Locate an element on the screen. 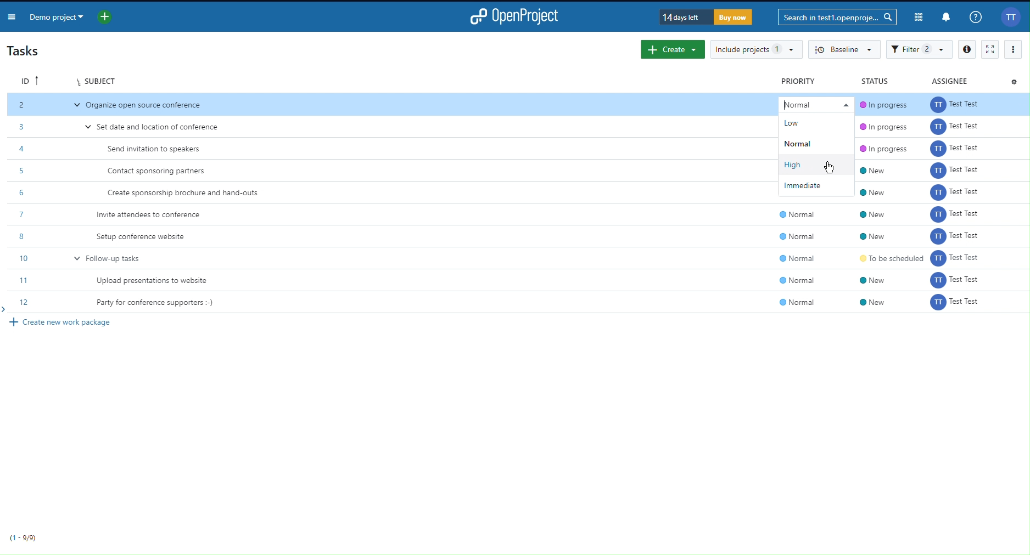 This screenshot has height=555, width=1030. ID is located at coordinates (30, 80).